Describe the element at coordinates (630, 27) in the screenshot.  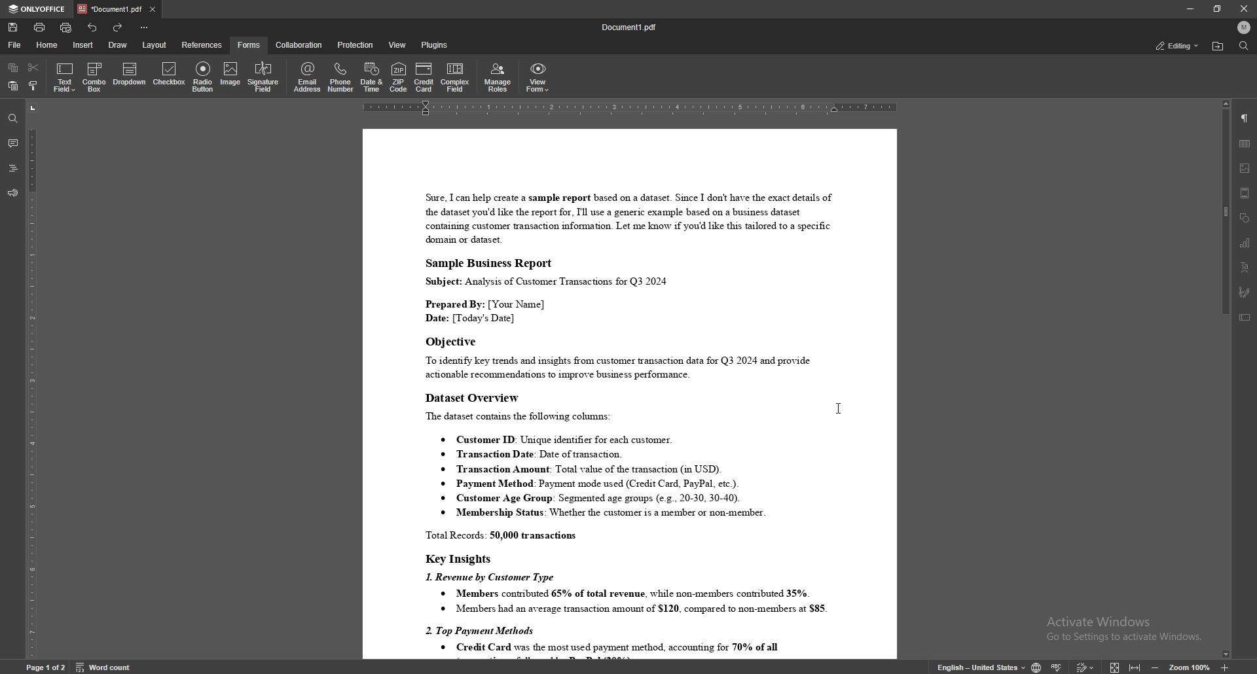
I see `file name` at that location.